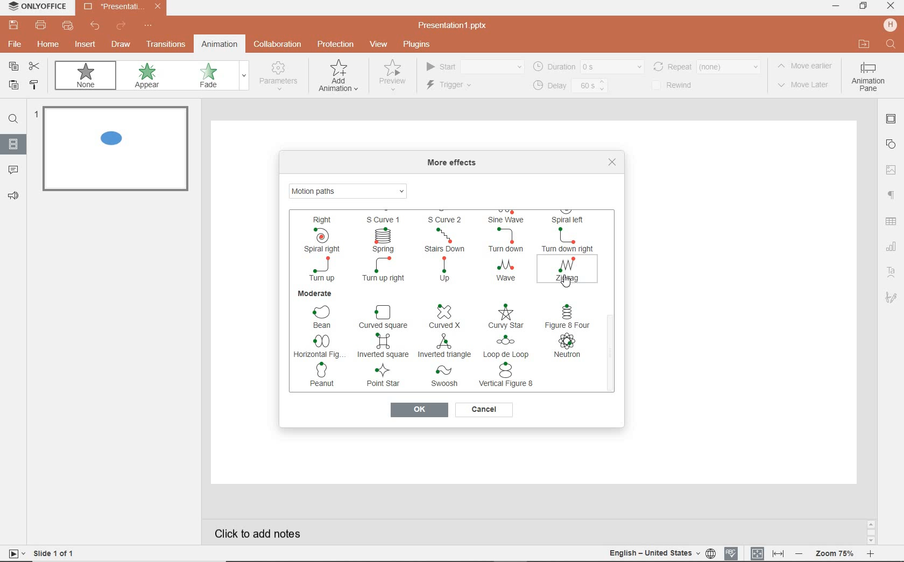 This screenshot has height=562, width=904. Describe the element at coordinates (34, 85) in the screenshot. I see `COPY STYLE` at that location.